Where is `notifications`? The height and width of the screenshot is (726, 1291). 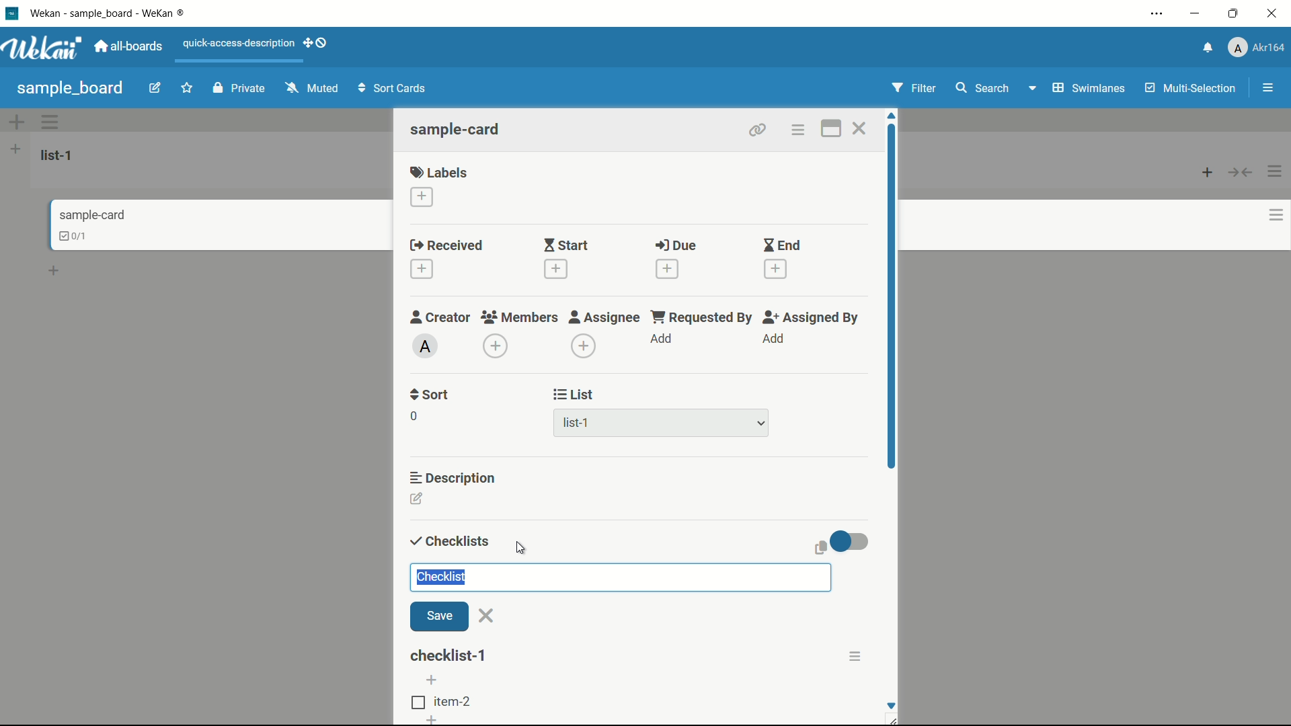 notifications is located at coordinates (1206, 46).